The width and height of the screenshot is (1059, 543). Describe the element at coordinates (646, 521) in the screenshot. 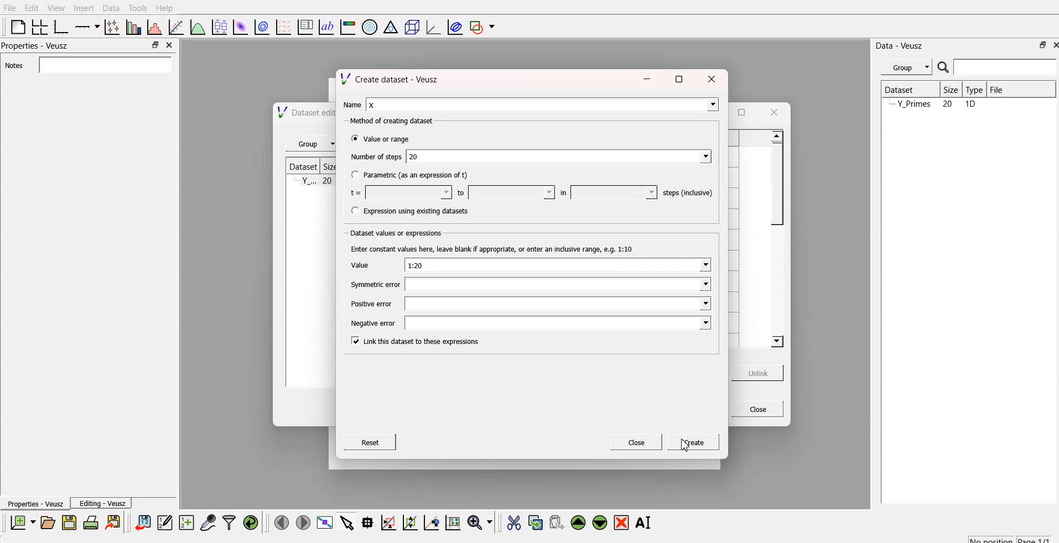

I see `rename the selected widget` at that location.